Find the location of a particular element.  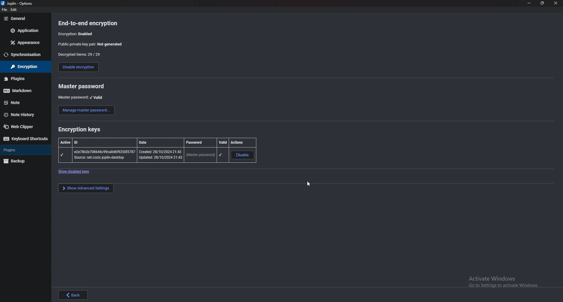

 is located at coordinates (542, 4).